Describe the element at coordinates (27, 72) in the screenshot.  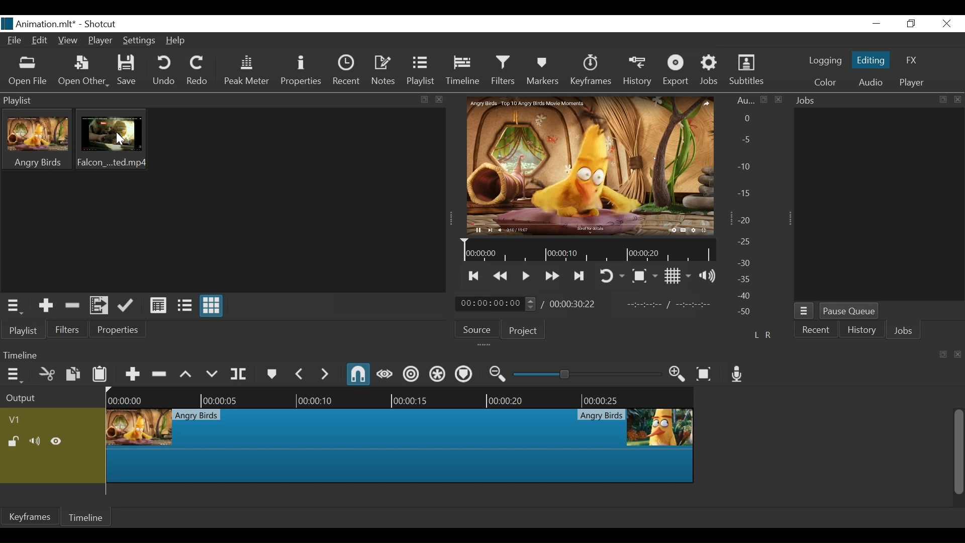
I see `Open File` at that location.